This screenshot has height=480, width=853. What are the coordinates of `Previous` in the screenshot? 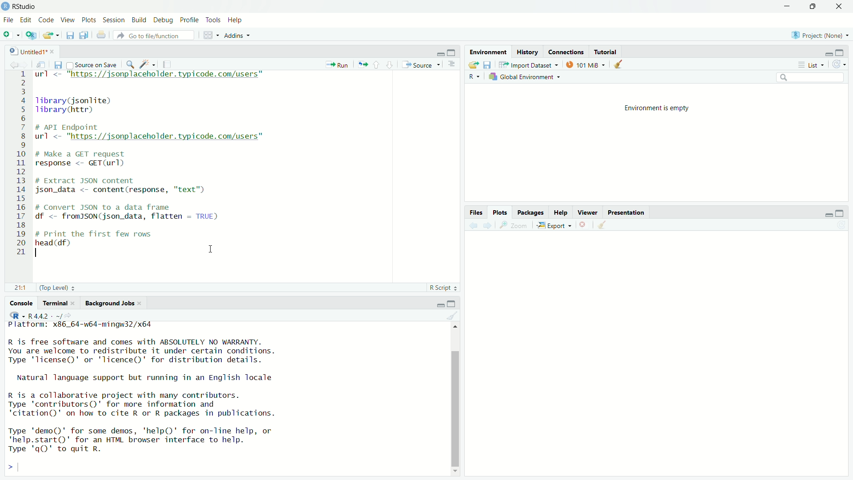 It's located at (473, 227).